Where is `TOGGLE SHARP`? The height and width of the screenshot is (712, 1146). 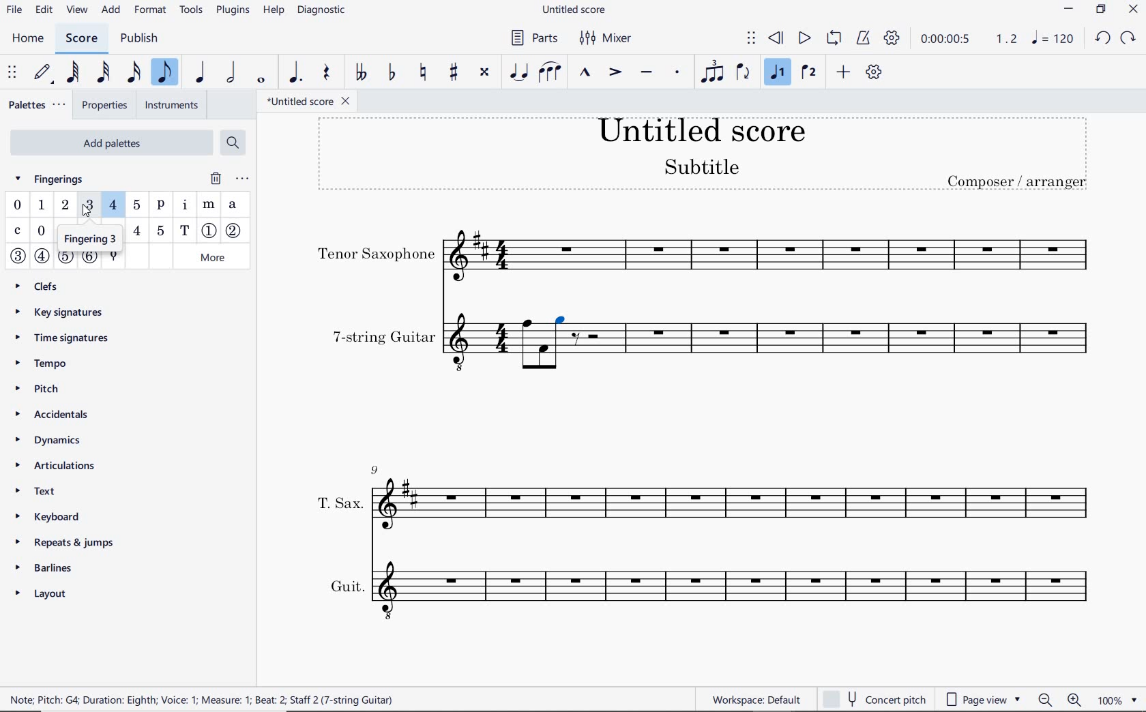 TOGGLE SHARP is located at coordinates (454, 72).